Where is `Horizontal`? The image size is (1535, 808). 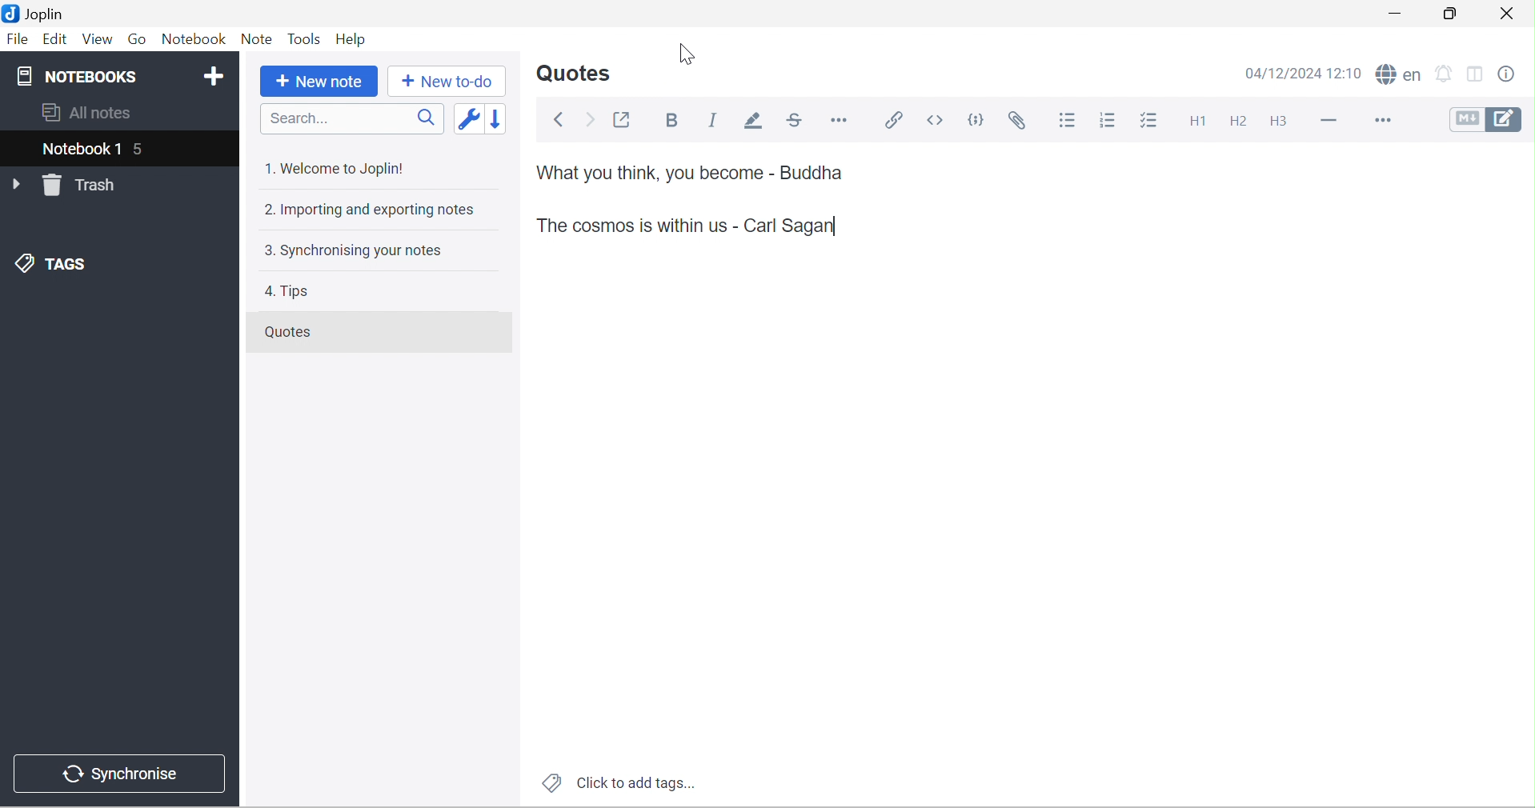
Horizontal is located at coordinates (843, 122).